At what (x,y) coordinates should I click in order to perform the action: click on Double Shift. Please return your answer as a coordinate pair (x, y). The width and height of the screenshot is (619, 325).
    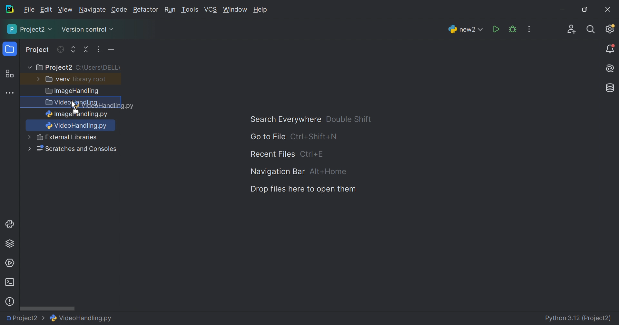
    Looking at the image, I should click on (349, 119).